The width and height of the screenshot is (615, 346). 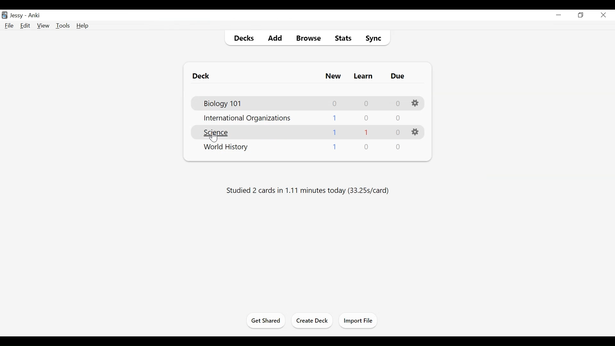 What do you see at coordinates (34, 16) in the screenshot?
I see `Anki` at bounding box center [34, 16].